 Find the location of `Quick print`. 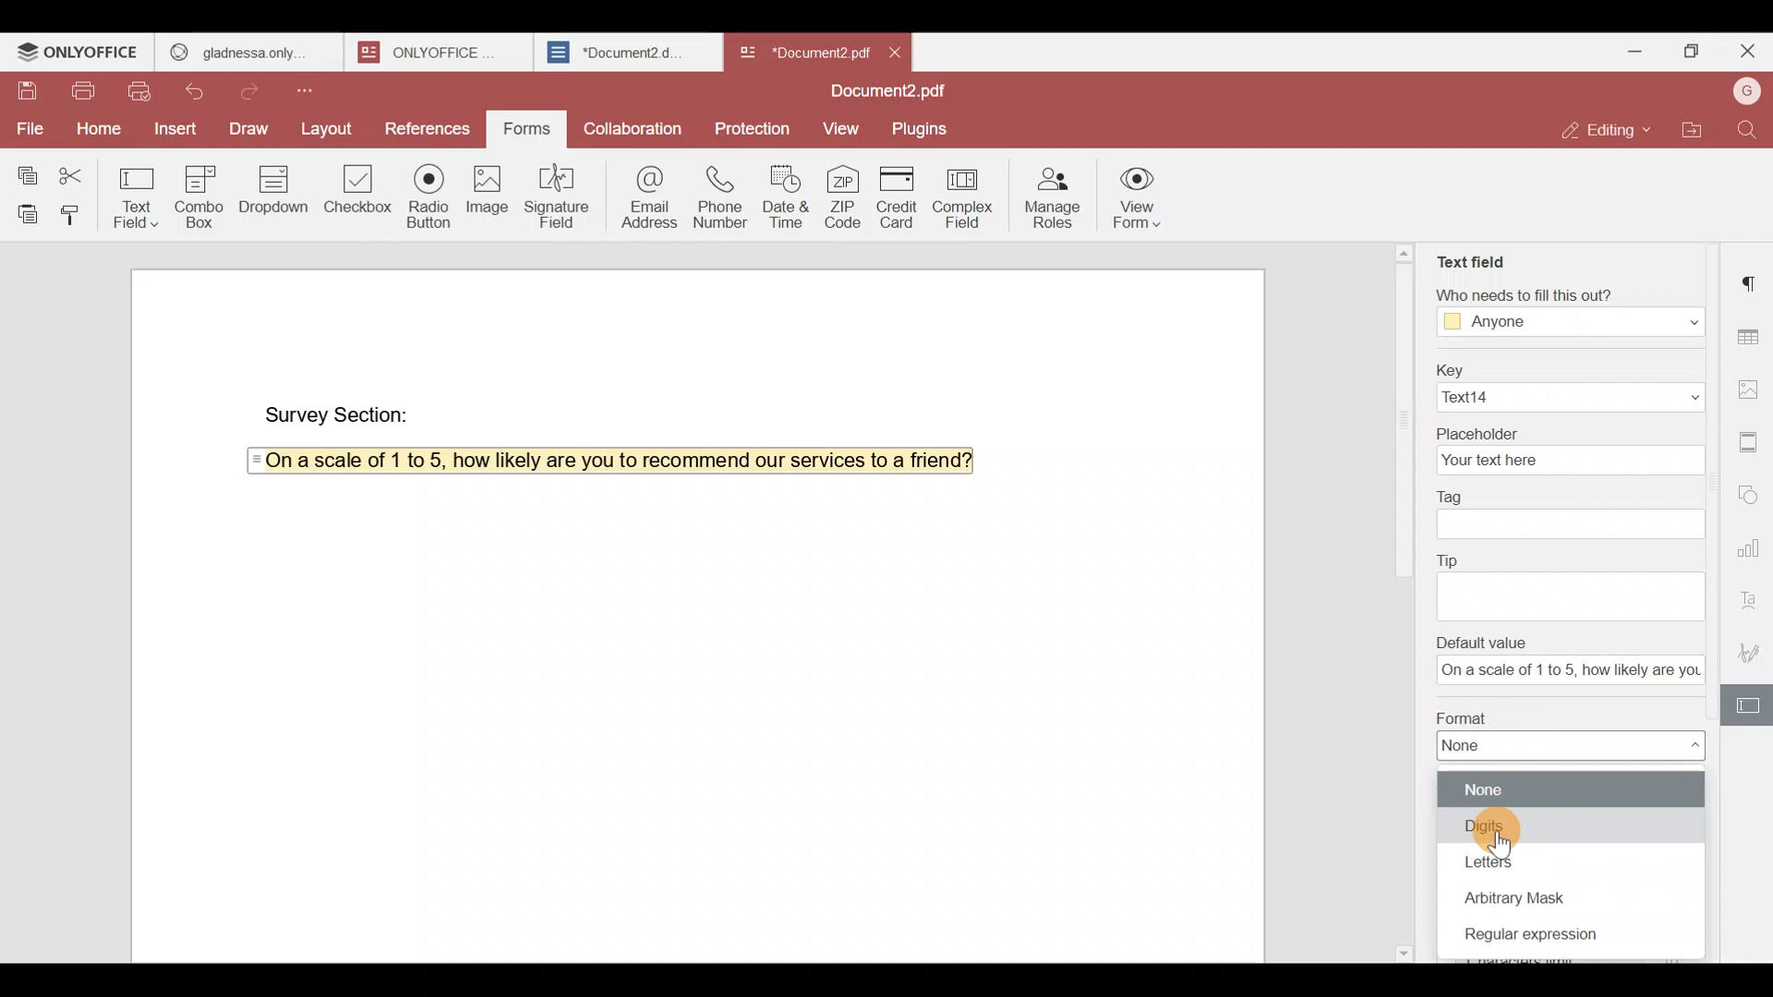

Quick print is located at coordinates (146, 91).